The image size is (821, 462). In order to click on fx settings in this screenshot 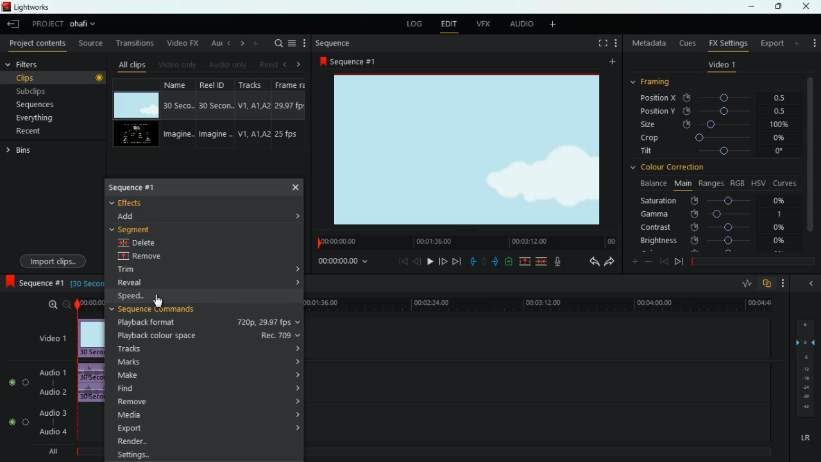, I will do `click(727, 43)`.